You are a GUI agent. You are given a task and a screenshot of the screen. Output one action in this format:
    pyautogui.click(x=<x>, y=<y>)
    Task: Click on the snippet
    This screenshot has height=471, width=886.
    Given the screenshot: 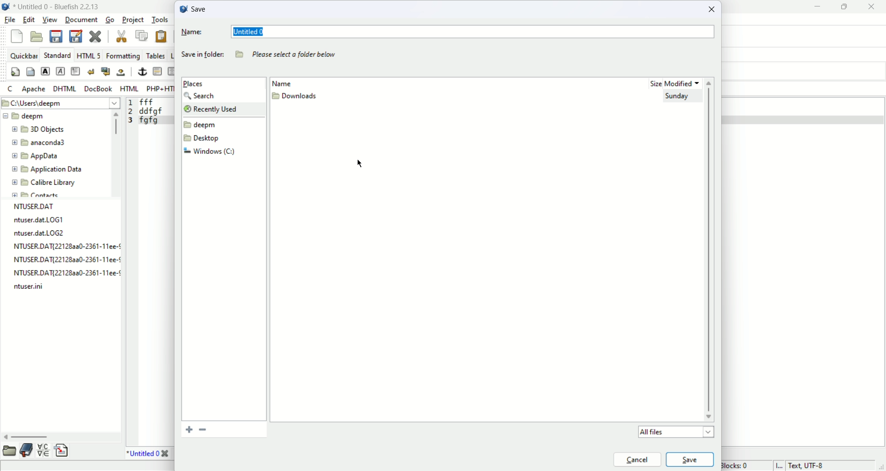 What is the action you would take?
    pyautogui.click(x=62, y=452)
    